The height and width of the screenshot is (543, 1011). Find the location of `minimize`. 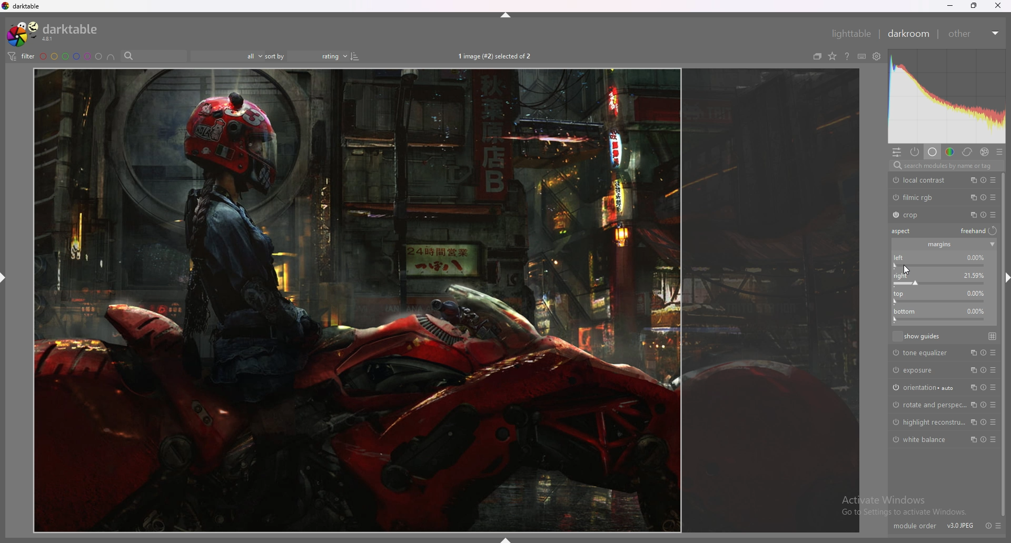

minimize is located at coordinates (949, 6).